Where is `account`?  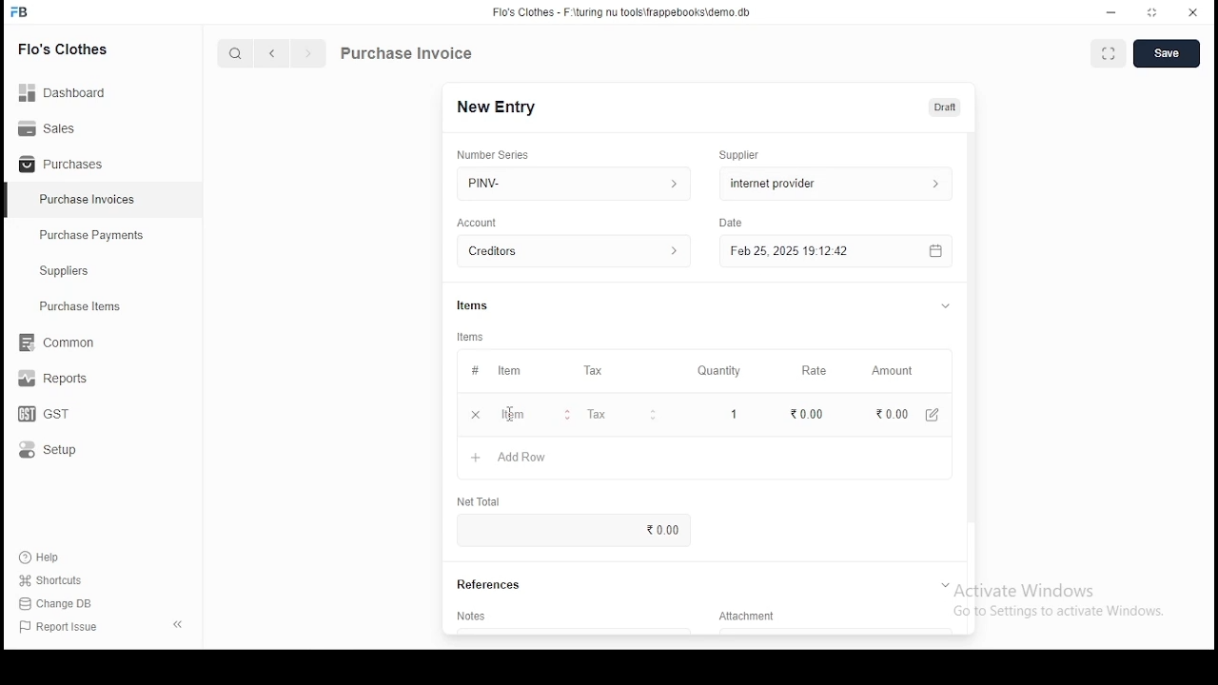 account is located at coordinates (575, 252).